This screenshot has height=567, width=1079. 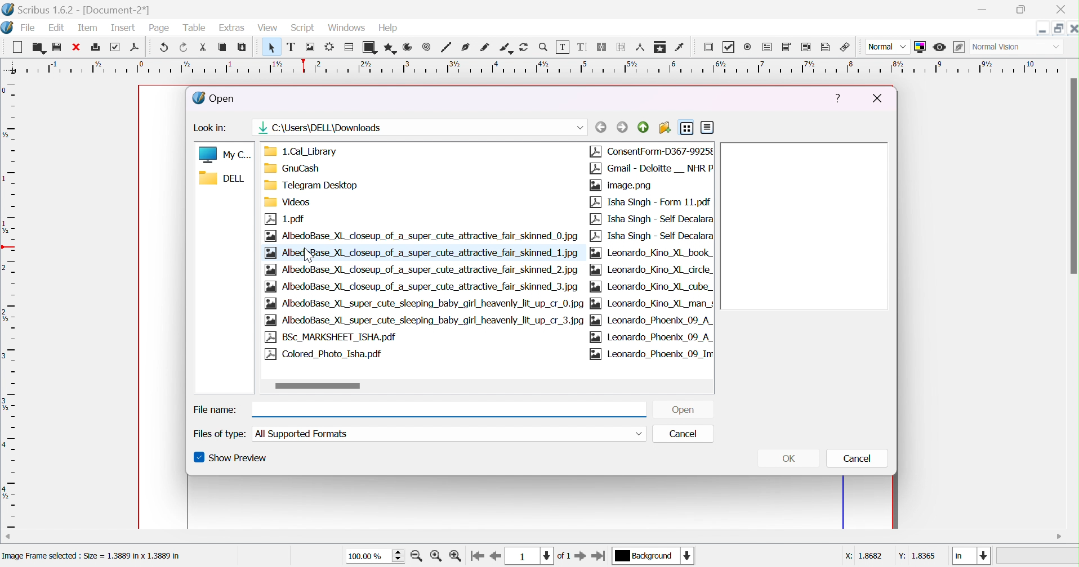 I want to click on scroll right, so click(x=1060, y=537).